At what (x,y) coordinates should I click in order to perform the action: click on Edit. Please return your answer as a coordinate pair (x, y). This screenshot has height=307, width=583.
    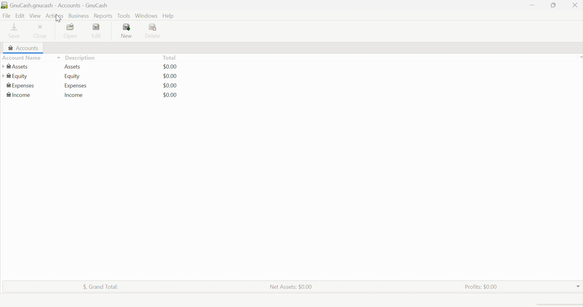
    Looking at the image, I should click on (100, 31).